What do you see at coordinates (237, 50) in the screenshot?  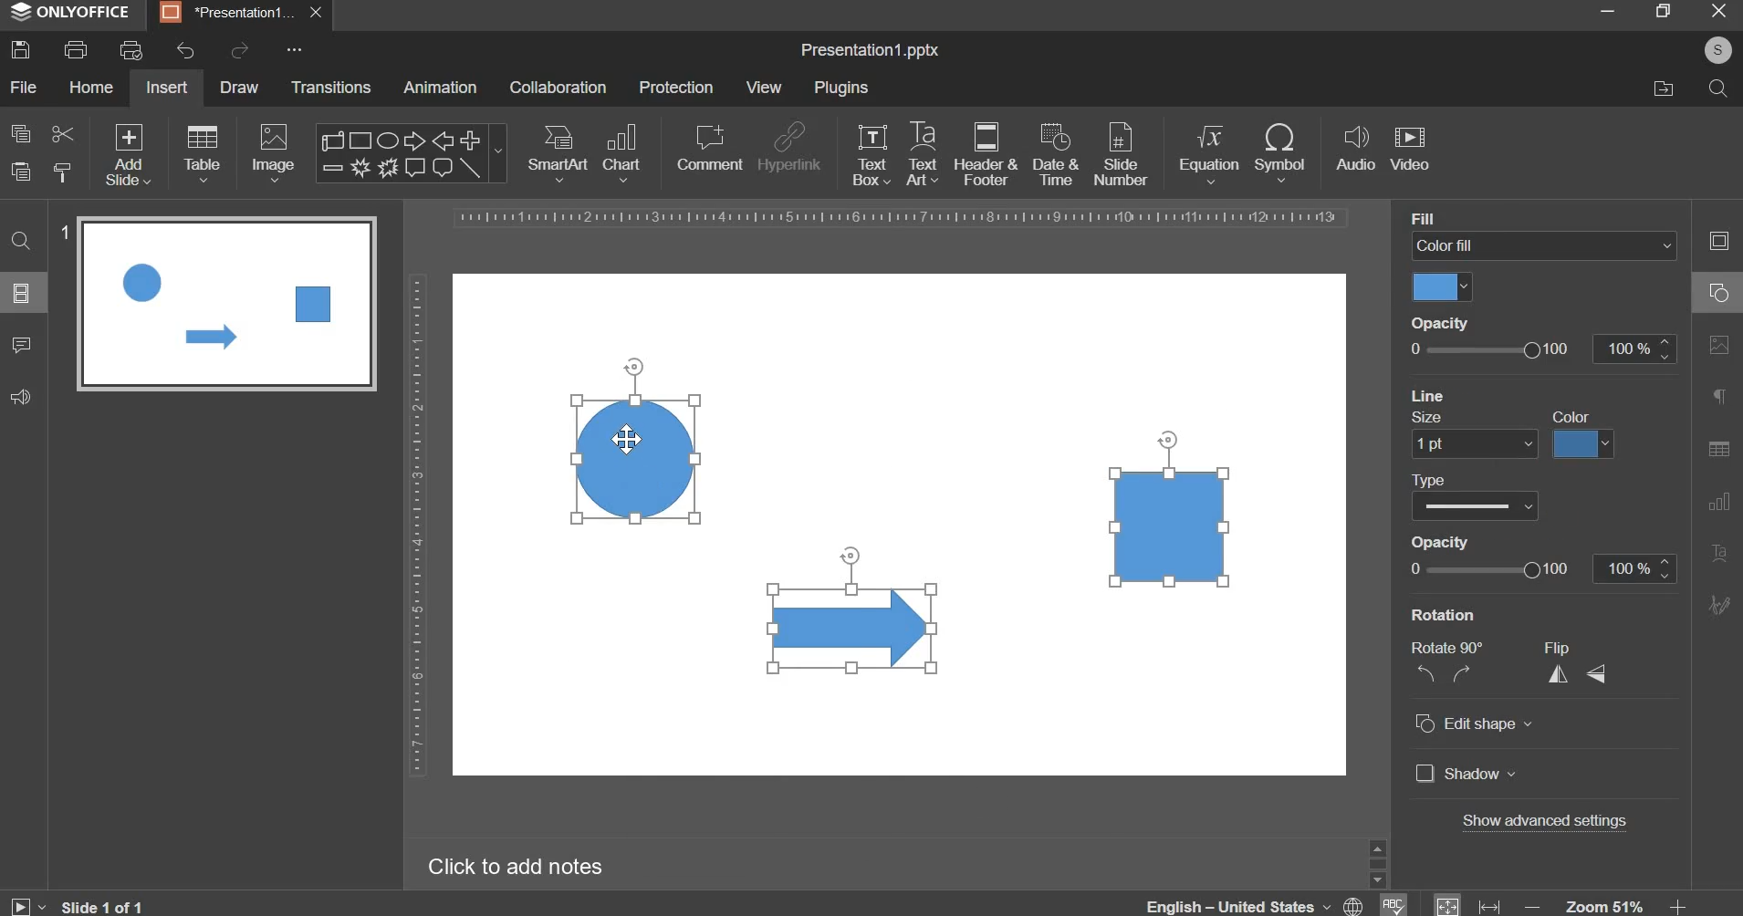 I see `redo` at bounding box center [237, 50].